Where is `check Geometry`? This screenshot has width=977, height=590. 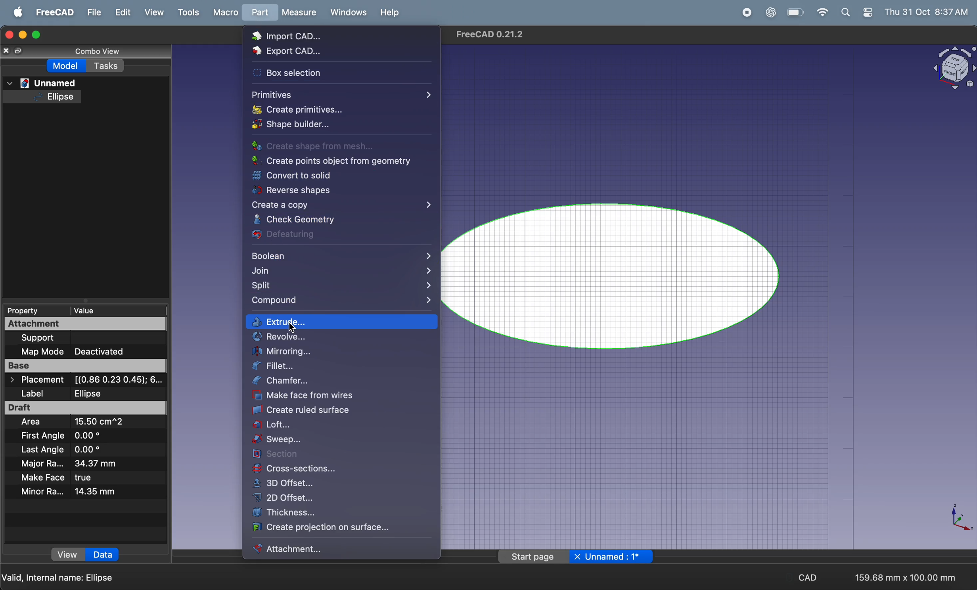
check Geometry is located at coordinates (340, 220).